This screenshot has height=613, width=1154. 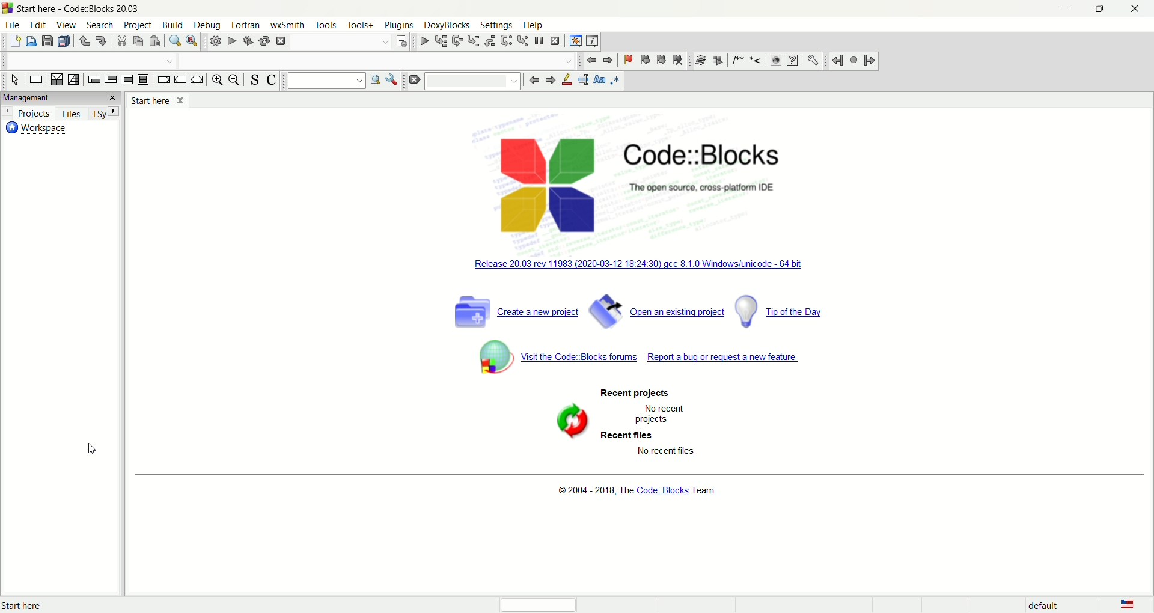 I want to click on toggle comment, so click(x=273, y=80).